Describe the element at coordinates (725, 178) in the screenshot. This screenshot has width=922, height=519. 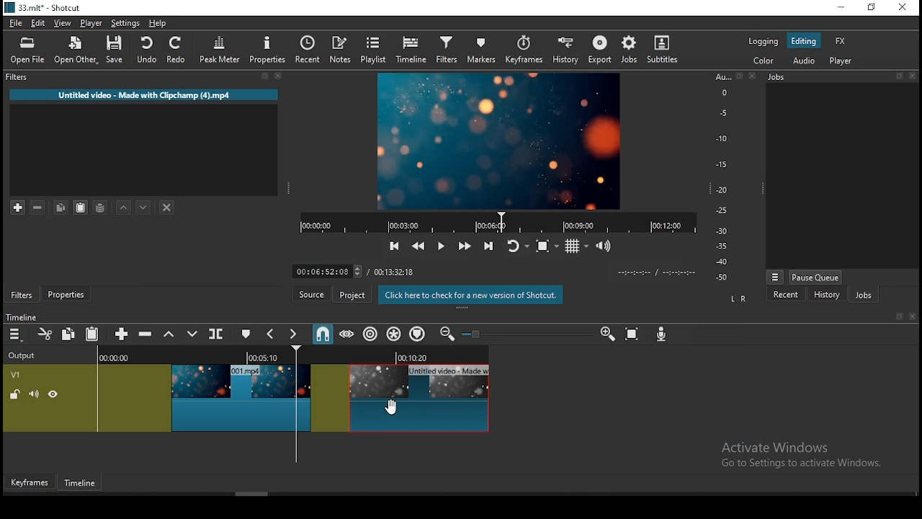
I see `scale` at that location.